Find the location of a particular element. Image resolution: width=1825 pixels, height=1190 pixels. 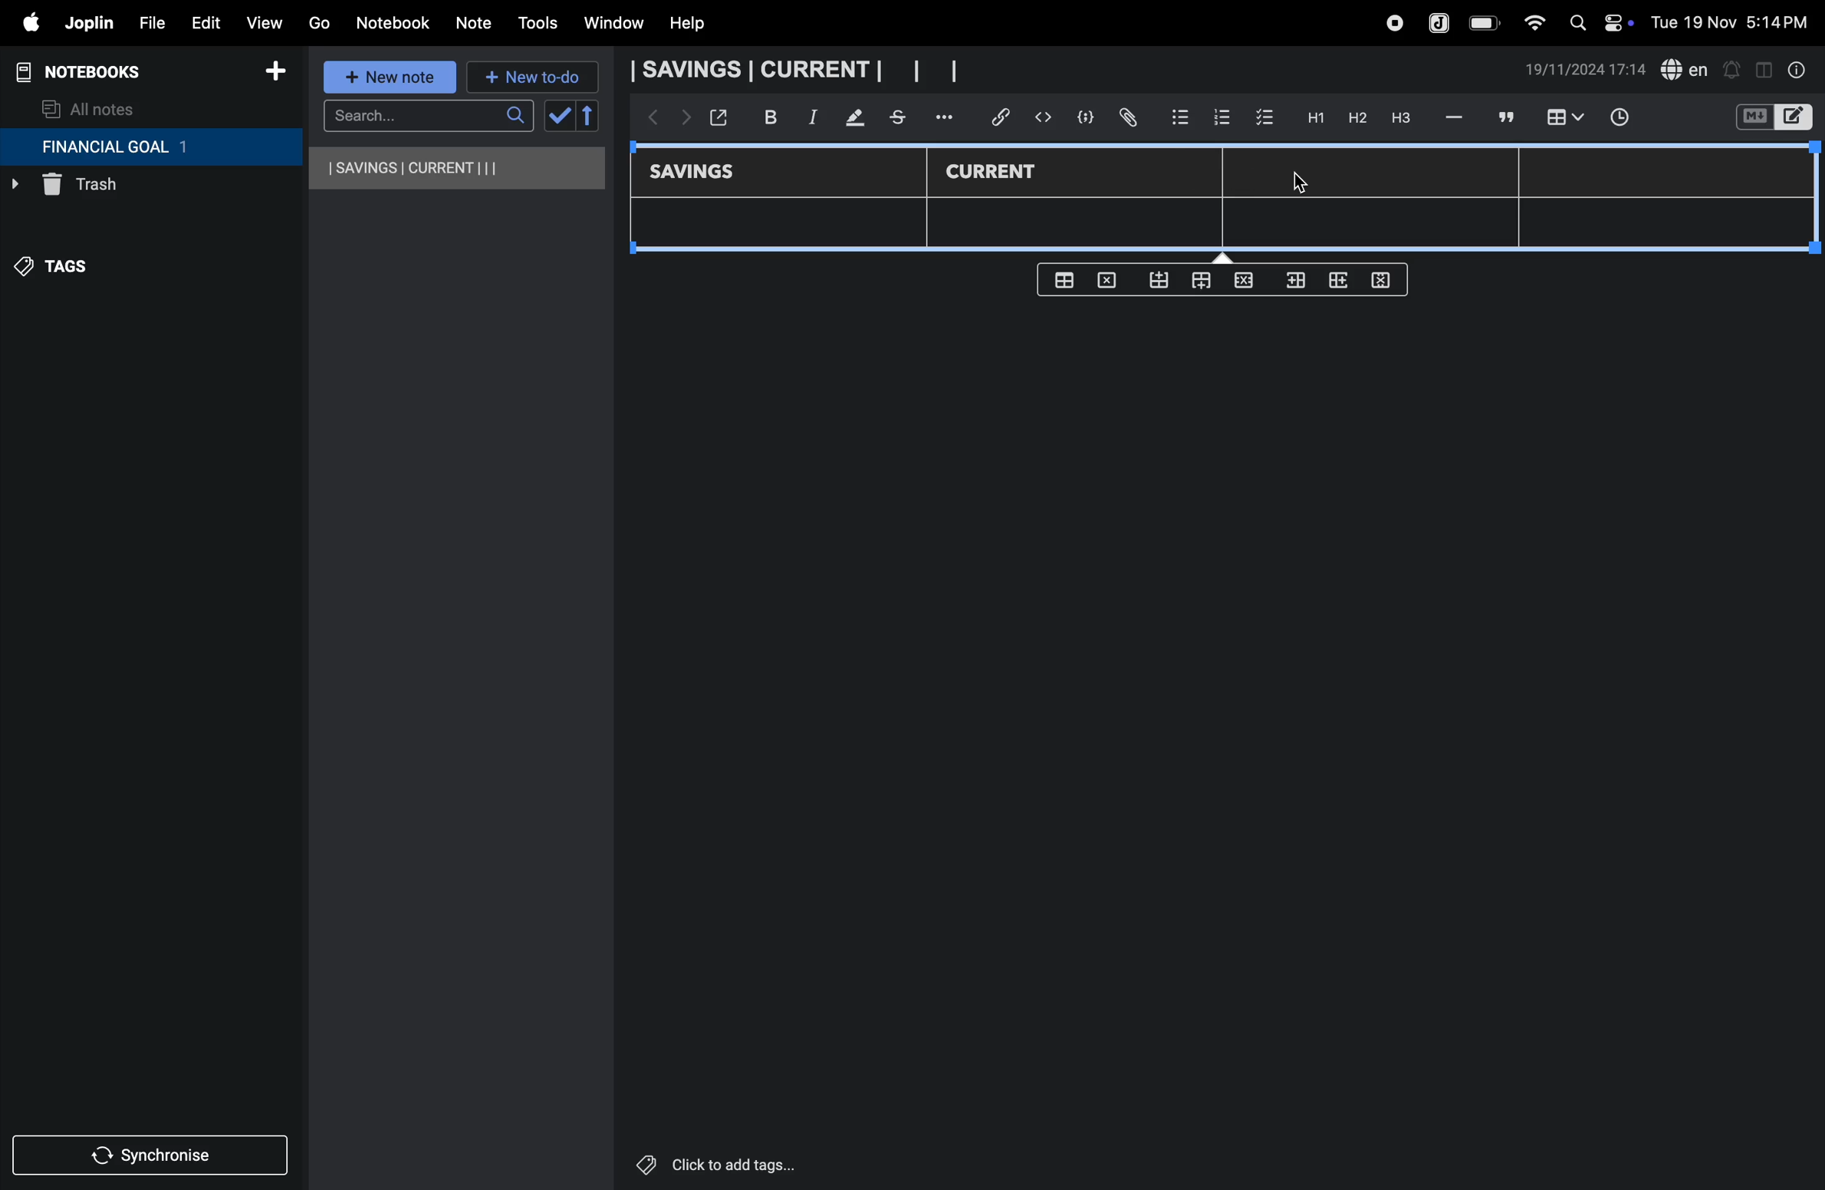

bullet list is located at coordinates (1180, 115).